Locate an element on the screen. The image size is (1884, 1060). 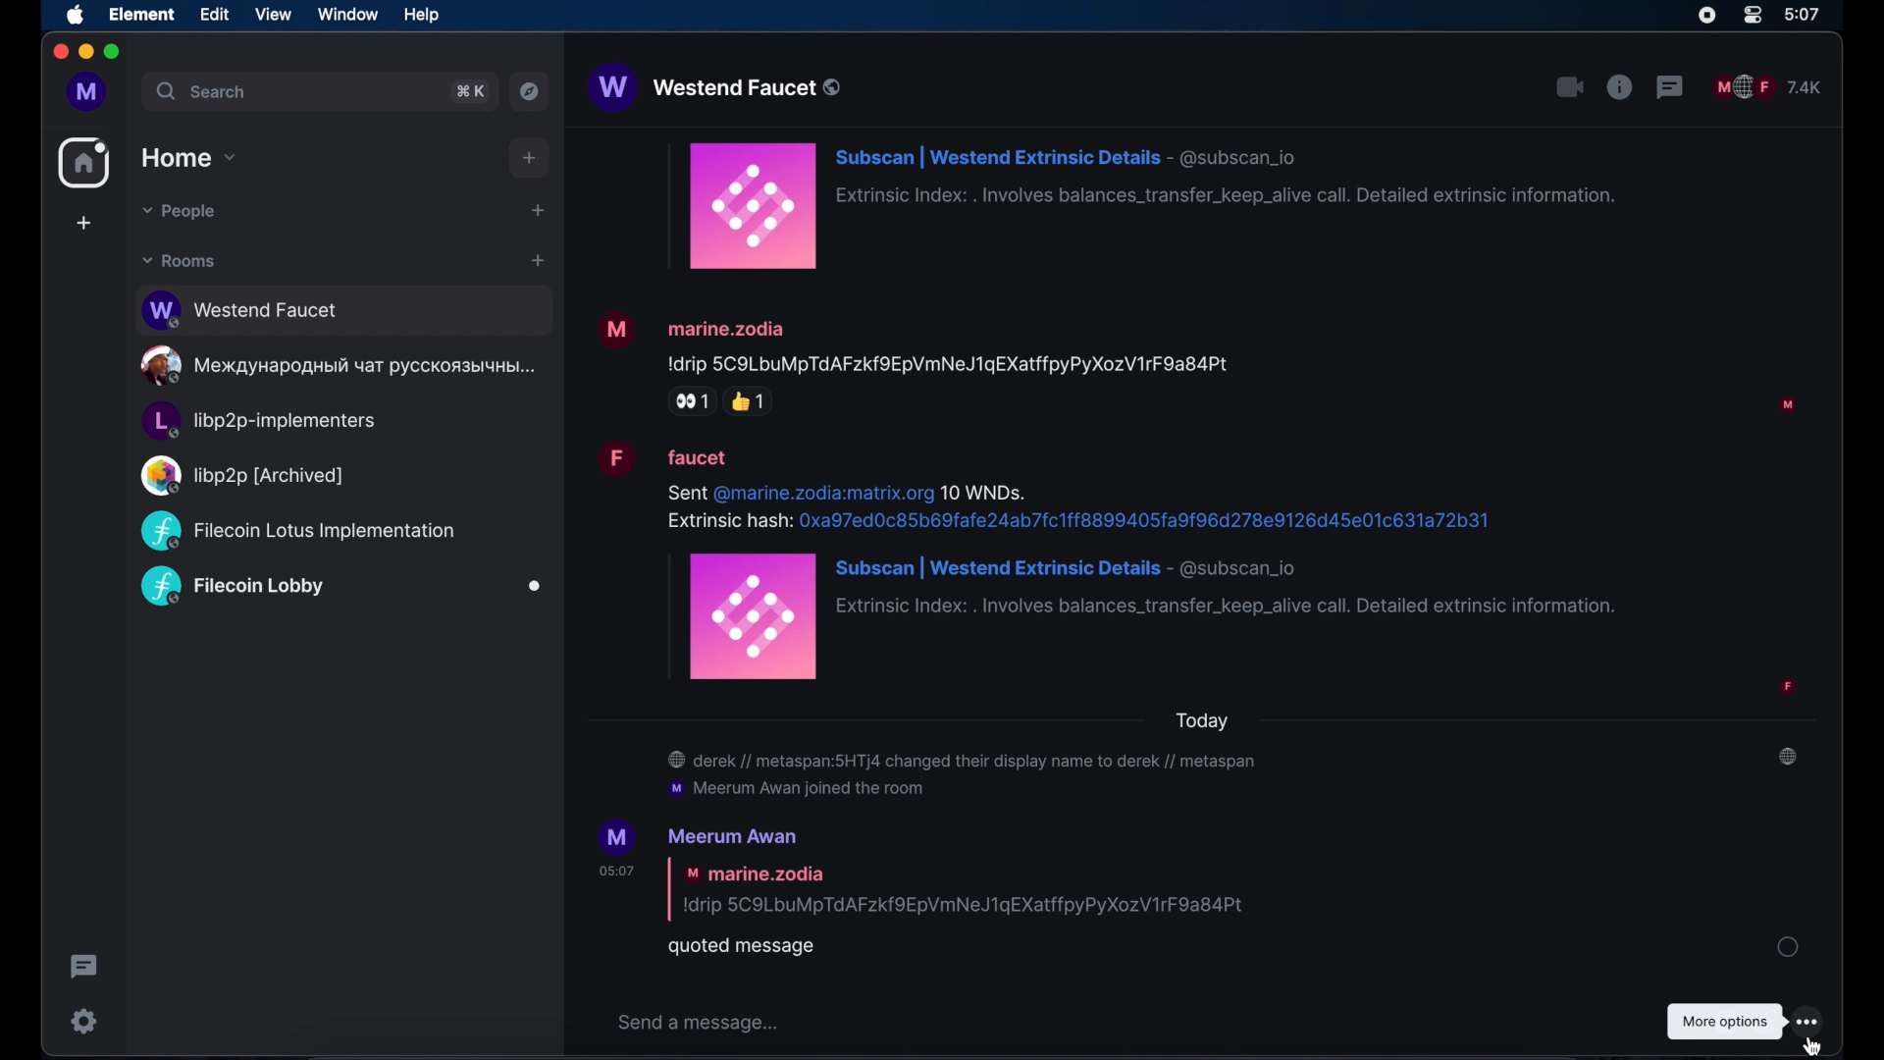
public room is located at coordinates (341, 588).